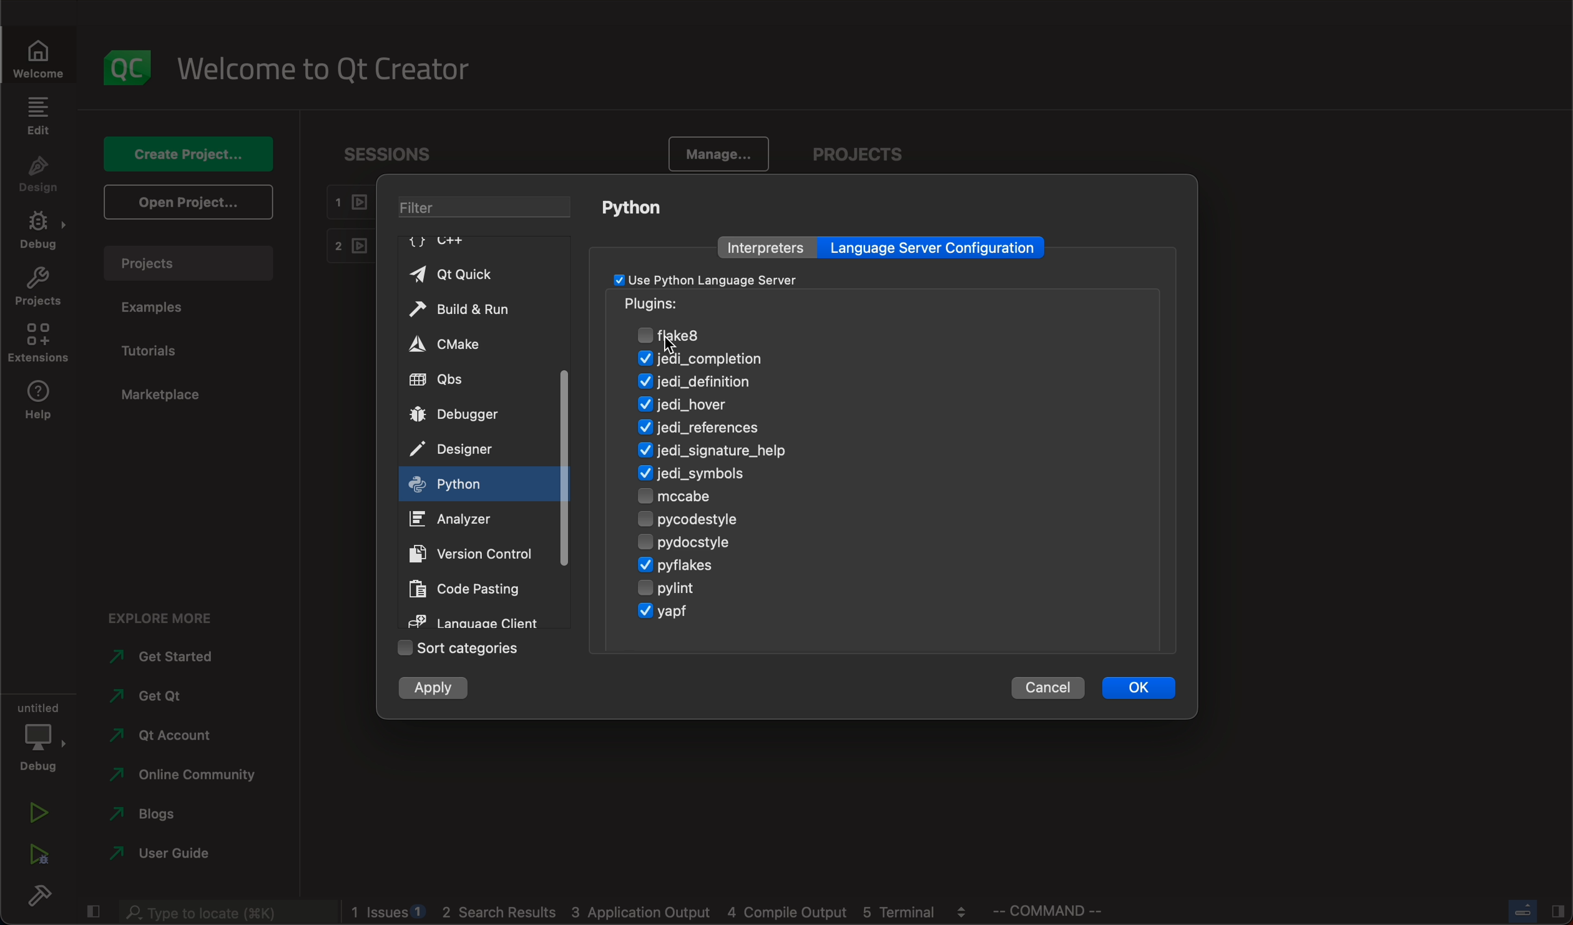 The width and height of the screenshot is (1573, 925). What do you see at coordinates (461, 648) in the screenshot?
I see `sort ` at bounding box center [461, 648].